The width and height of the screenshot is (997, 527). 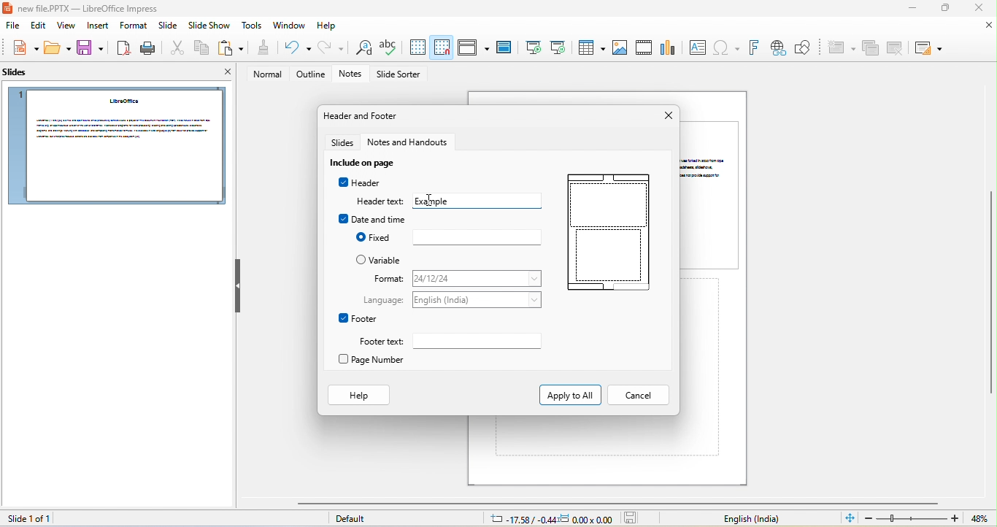 What do you see at coordinates (442, 47) in the screenshot?
I see `snap to grid` at bounding box center [442, 47].